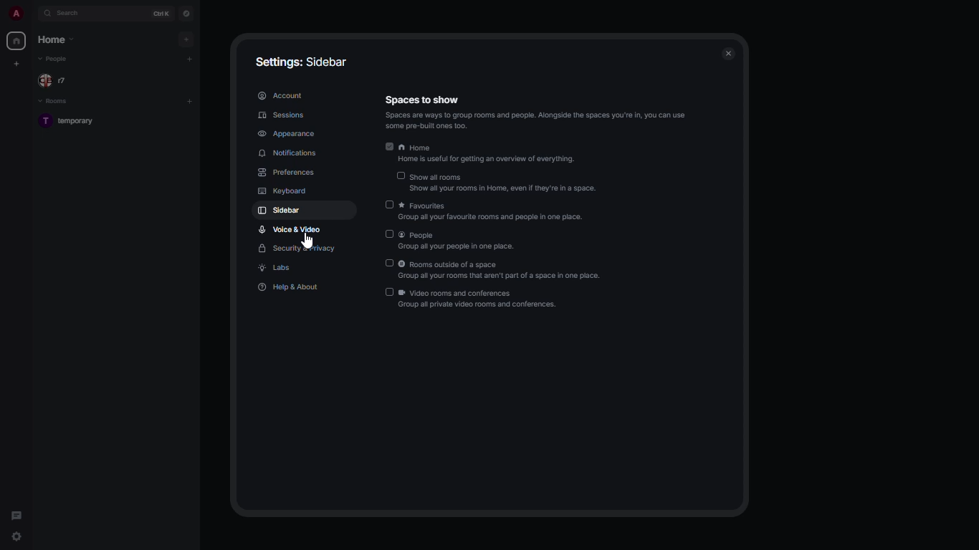 The image size is (979, 550). I want to click on enabled, so click(387, 146).